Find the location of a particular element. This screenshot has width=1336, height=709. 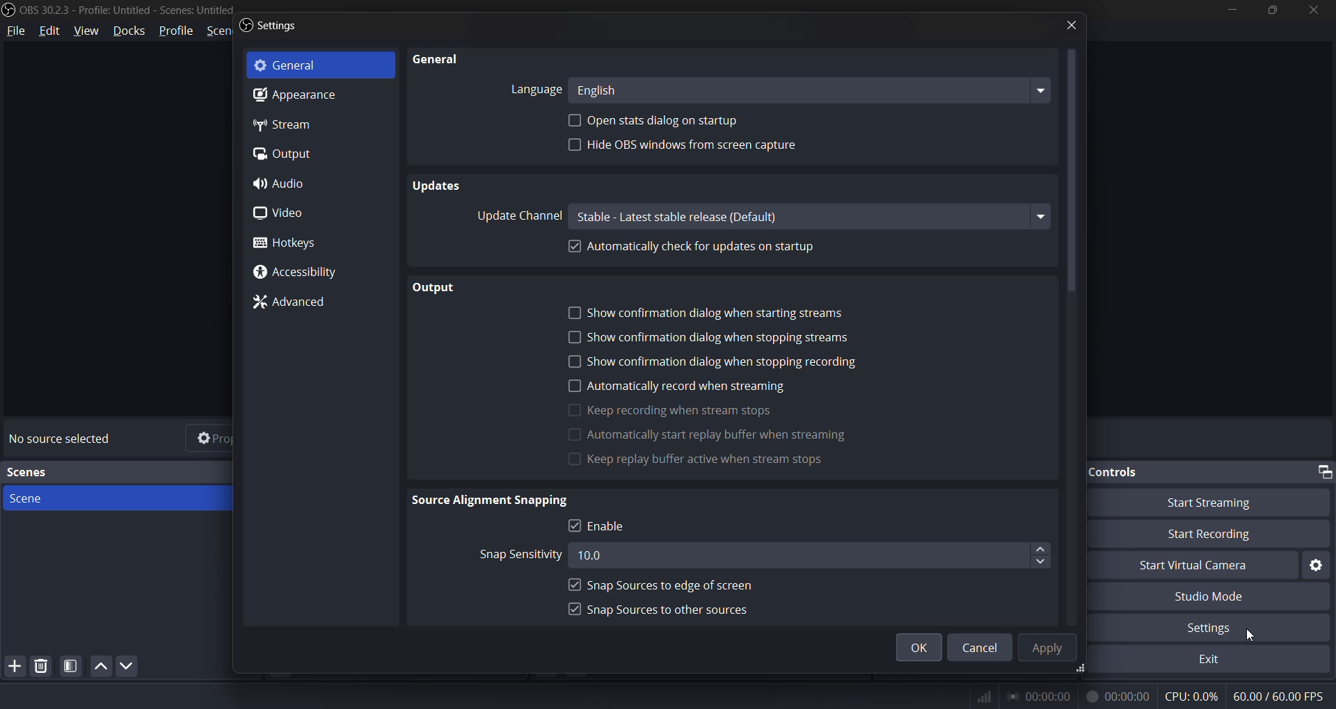

cpu: 0.1% is located at coordinates (1192, 697).